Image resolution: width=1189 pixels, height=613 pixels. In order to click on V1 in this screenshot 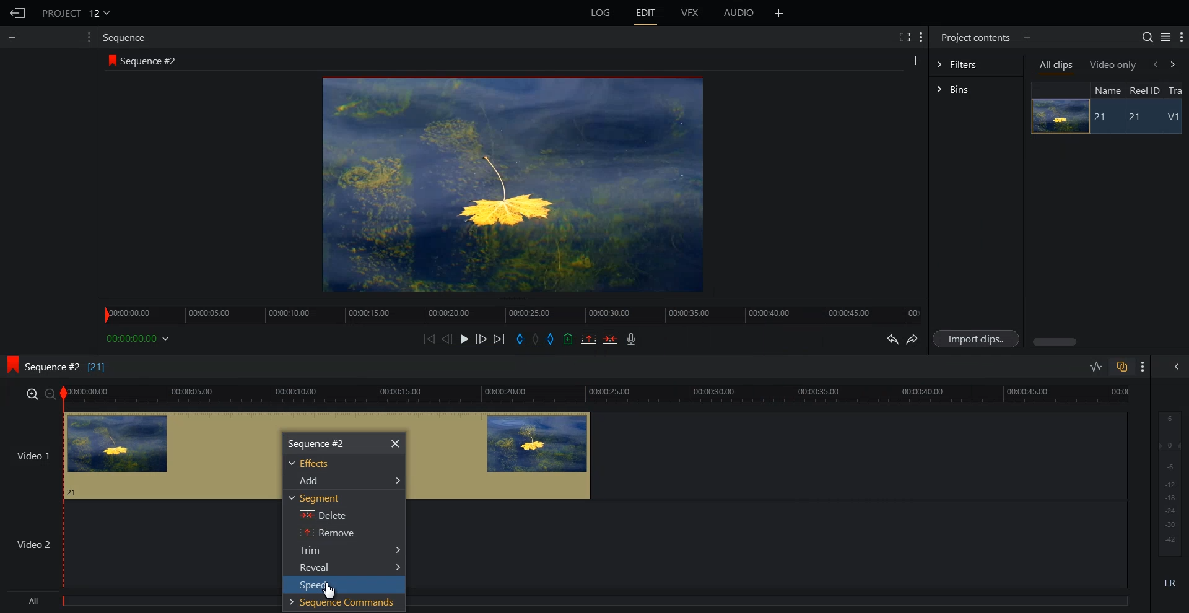, I will do `click(1175, 118)`.